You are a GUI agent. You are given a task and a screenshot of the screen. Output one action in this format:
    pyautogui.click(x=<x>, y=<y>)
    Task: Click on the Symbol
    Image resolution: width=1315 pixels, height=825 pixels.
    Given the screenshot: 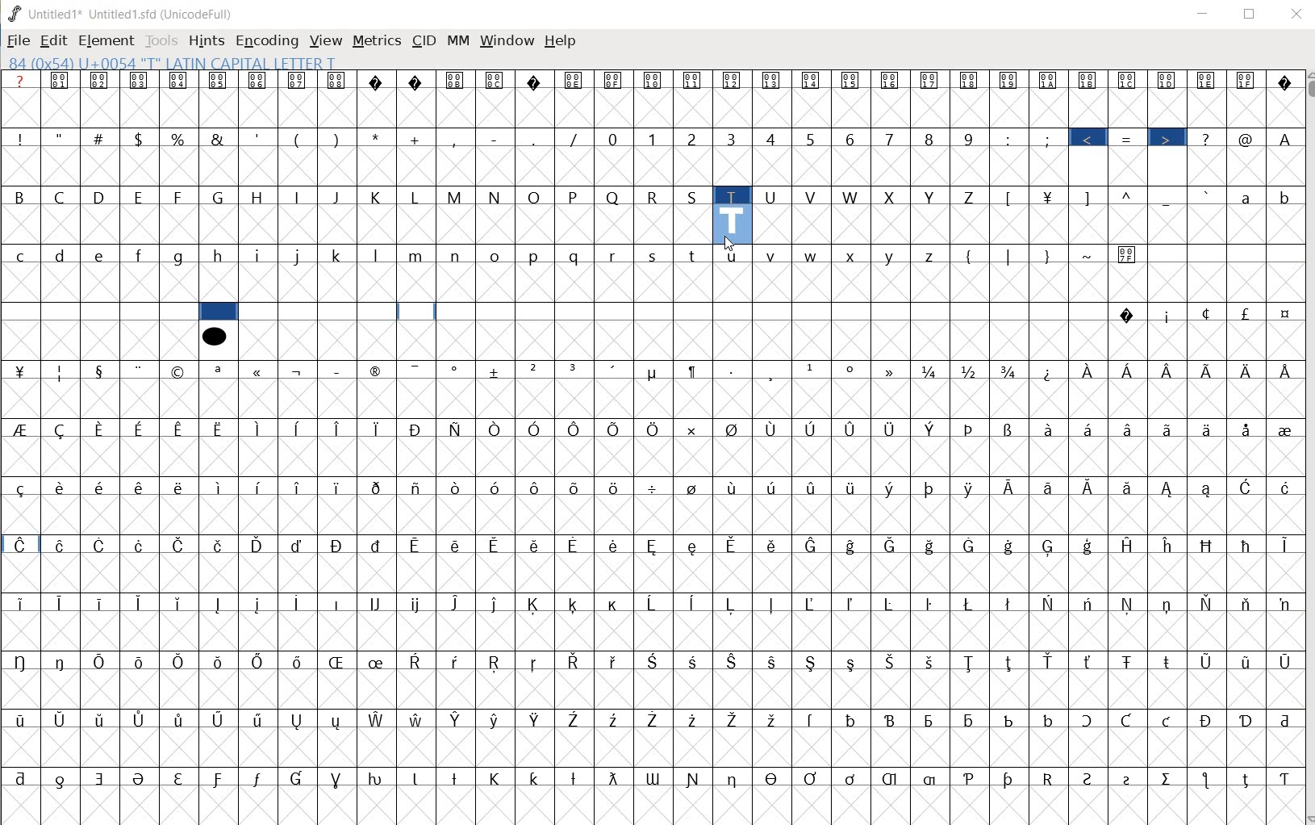 What is the action you would take?
    pyautogui.click(x=1050, y=371)
    